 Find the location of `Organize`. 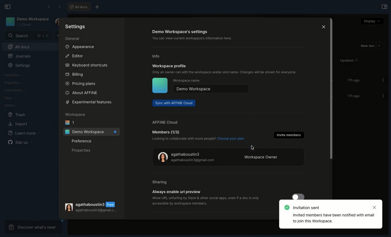

Organize is located at coordinates (12, 82).